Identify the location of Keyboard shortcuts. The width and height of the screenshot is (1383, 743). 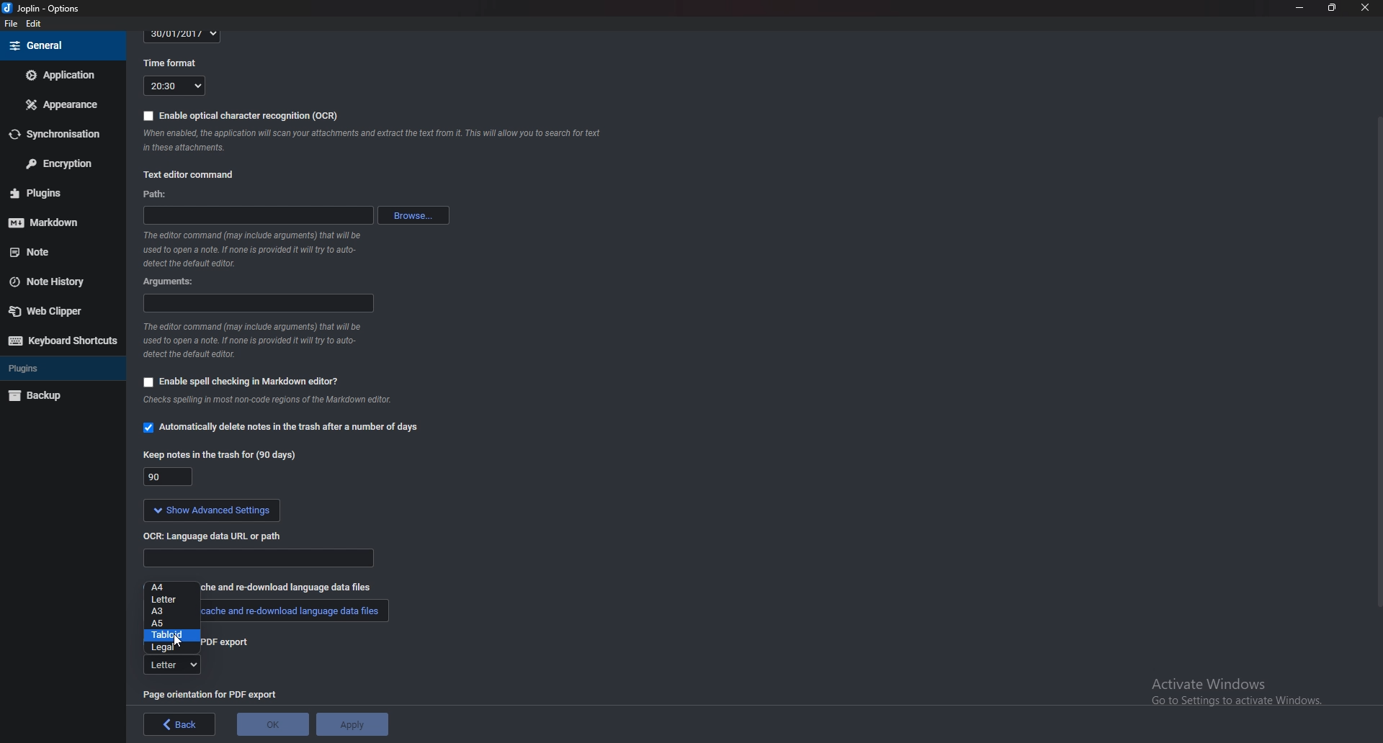
(62, 341).